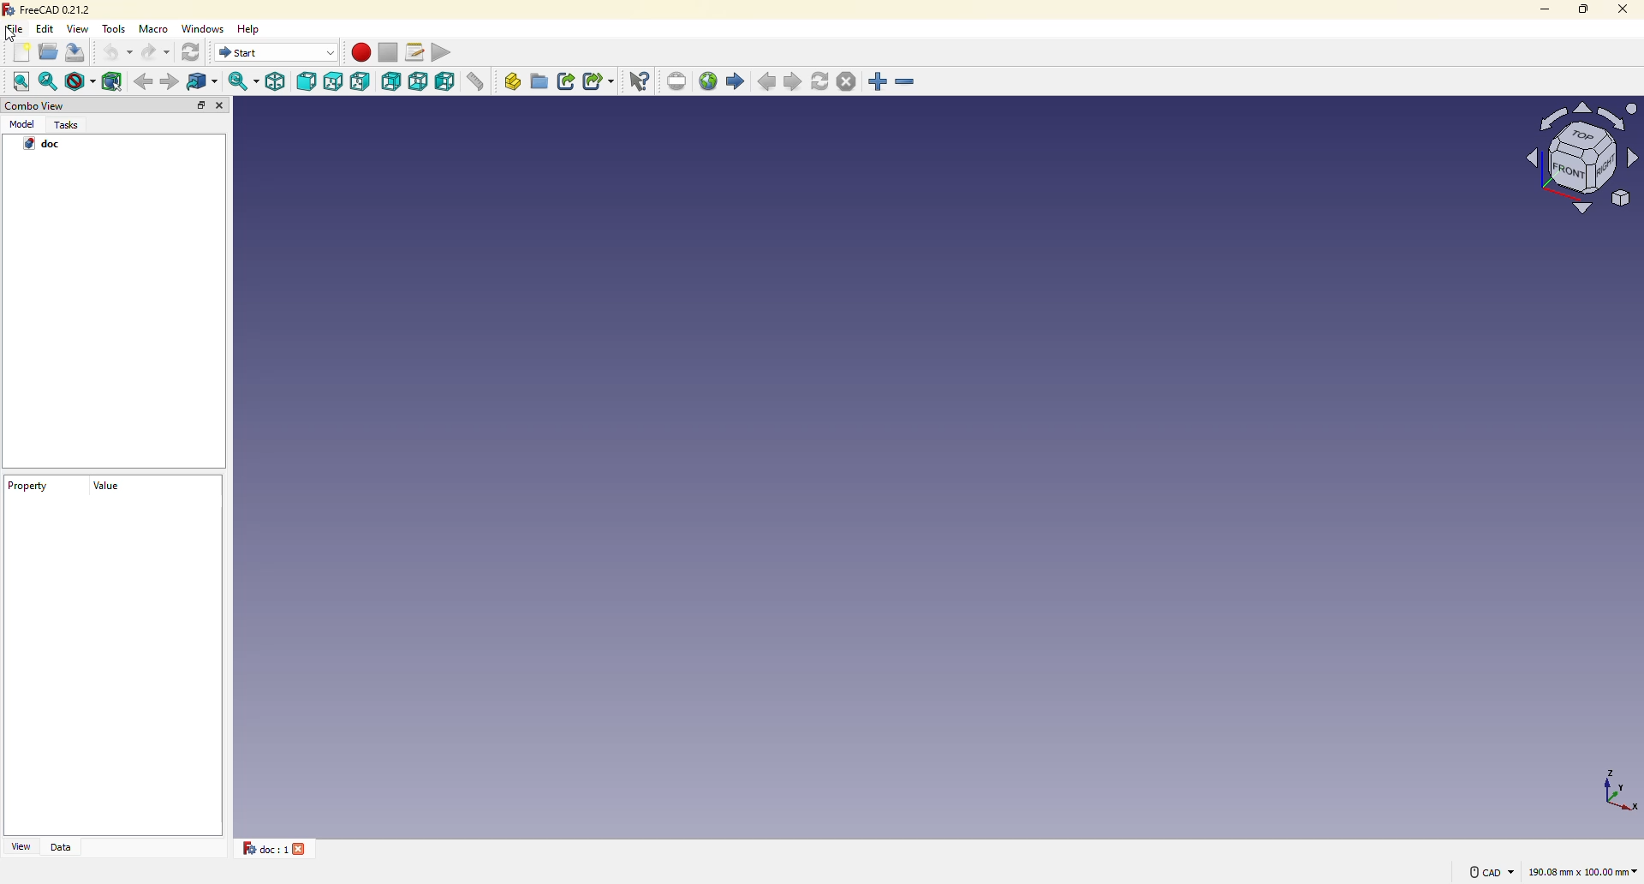 This screenshot has height=884, width=1644. What do you see at coordinates (845, 81) in the screenshot?
I see `stop loading` at bounding box center [845, 81].